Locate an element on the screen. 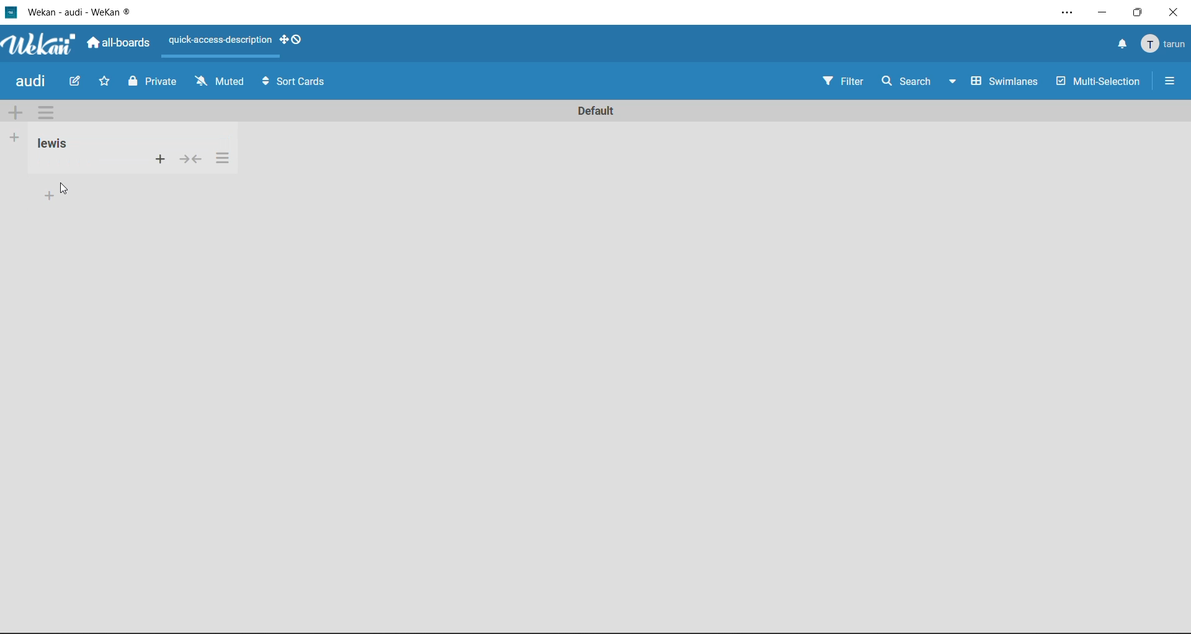  filter is located at coordinates (840, 81).